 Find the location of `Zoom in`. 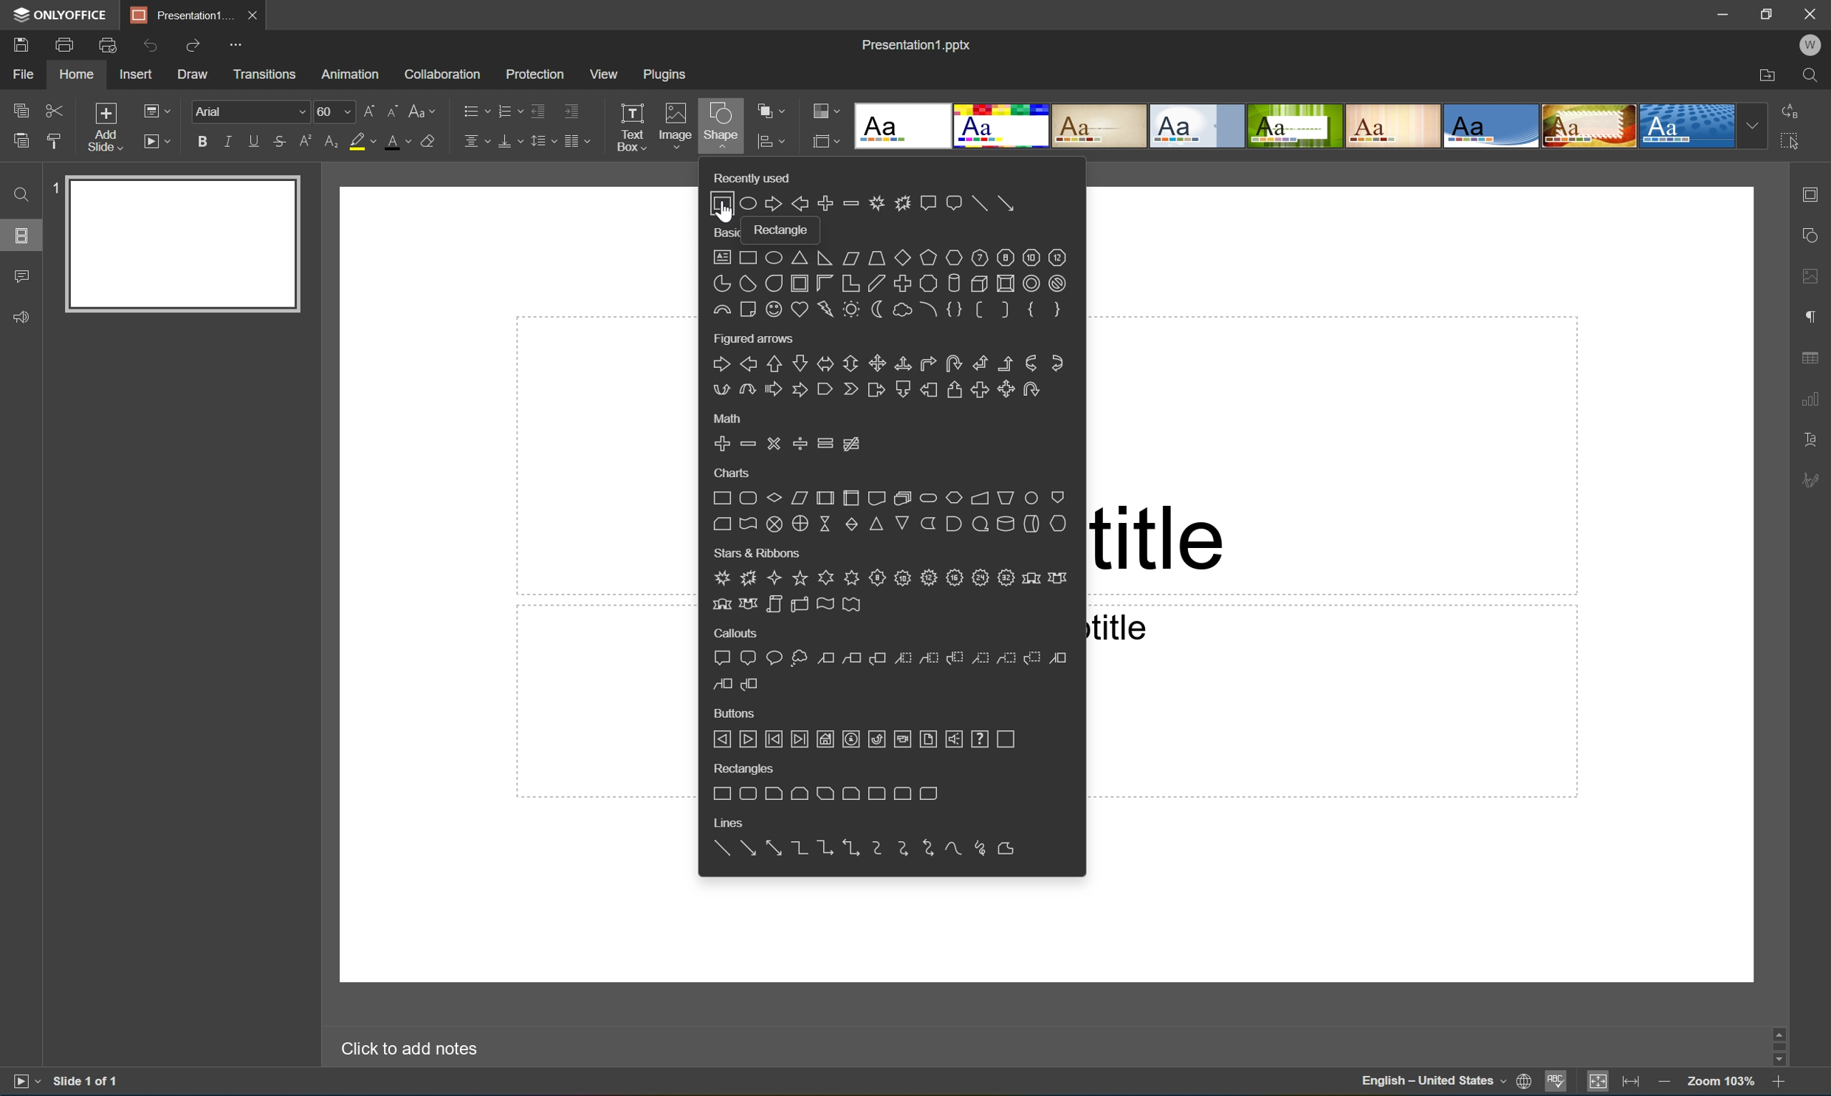

Zoom in is located at coordinates (1777, 1083).